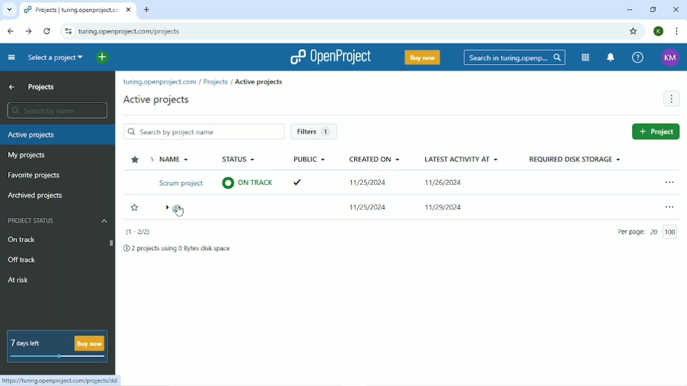 This screenshot has width=687, height=386. Describe the element at coordinates (77, 9) in the screenshot. I see `Current tab` at that location.